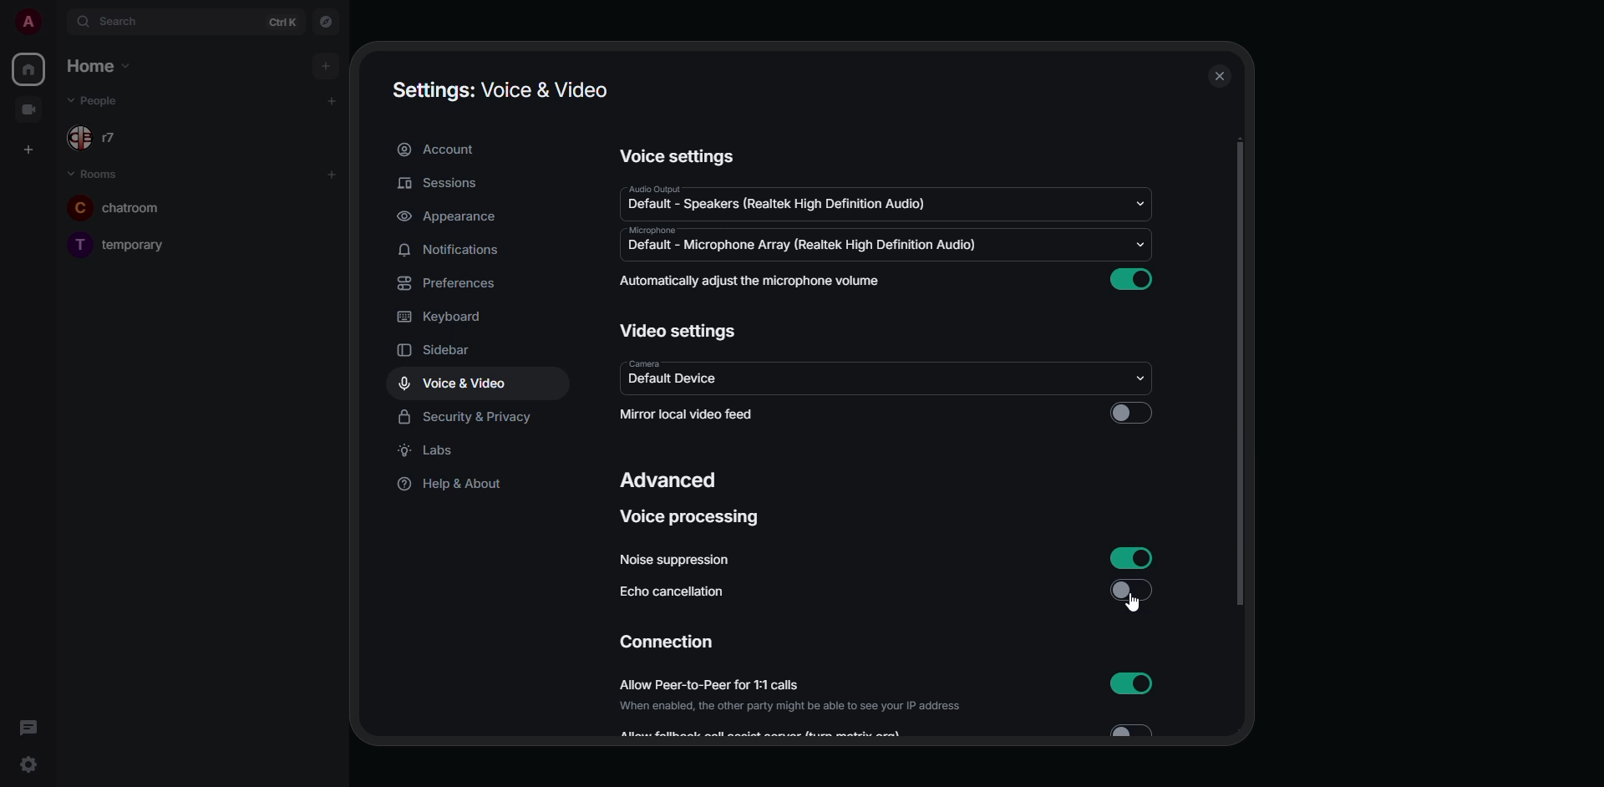  Describe the element at coordinates (442, 184) in the screenshot. I see `sessions` at that location.